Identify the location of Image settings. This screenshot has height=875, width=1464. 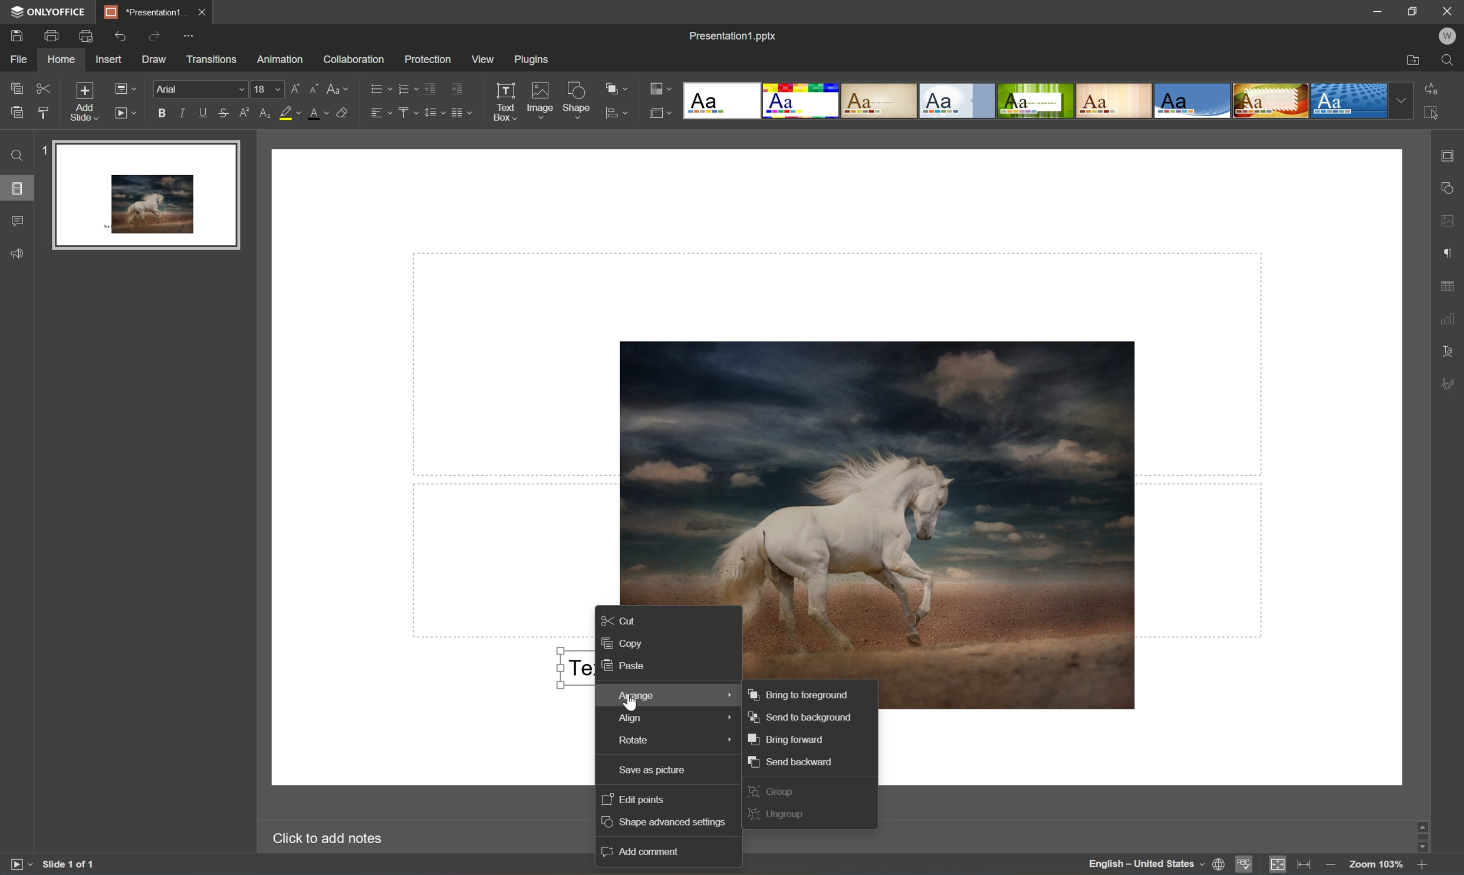
(1451, 222).